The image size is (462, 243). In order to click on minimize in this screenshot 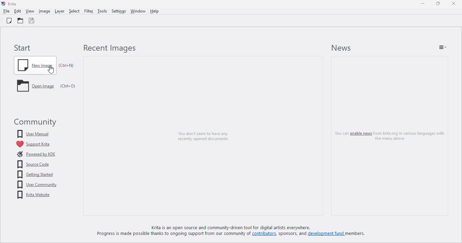, I will do `click(423, 3)`.